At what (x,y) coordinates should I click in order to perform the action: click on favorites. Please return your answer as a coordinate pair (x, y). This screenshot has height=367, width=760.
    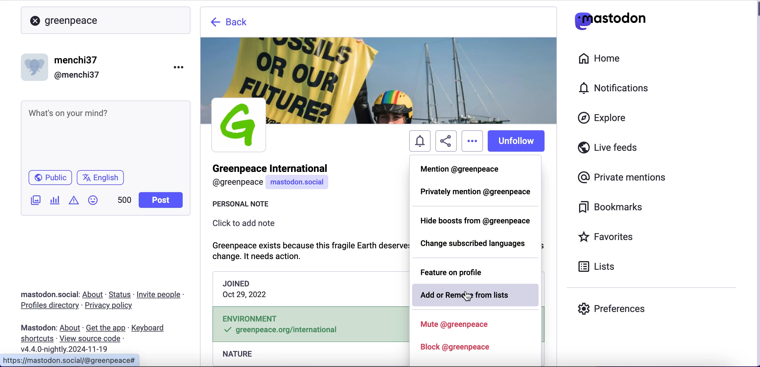
    Looking at the image, I should click on (608, 238).